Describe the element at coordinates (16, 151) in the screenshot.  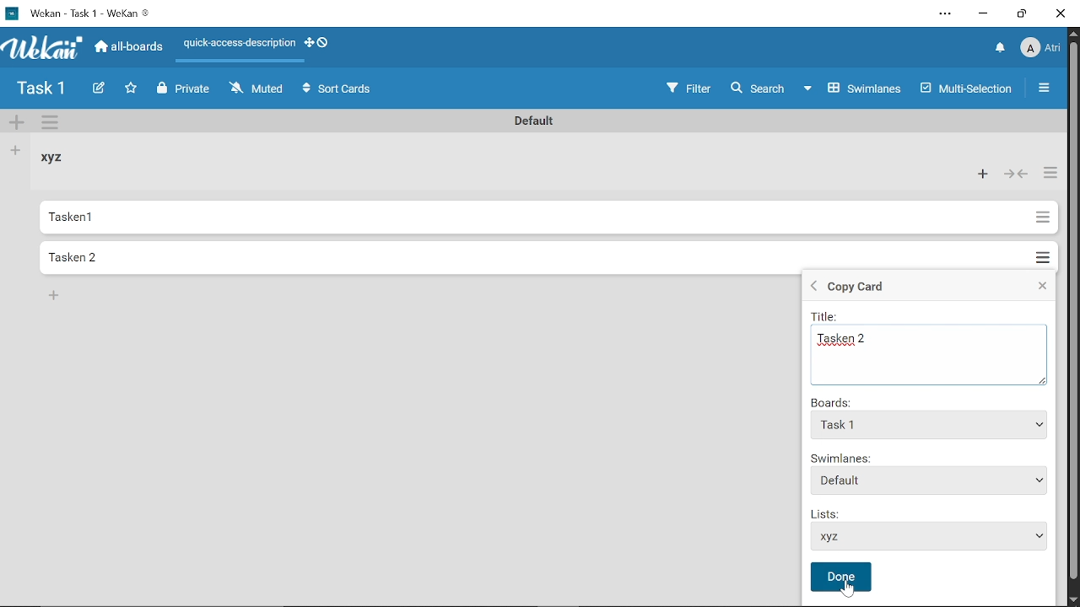
I see `Add list` at that location.